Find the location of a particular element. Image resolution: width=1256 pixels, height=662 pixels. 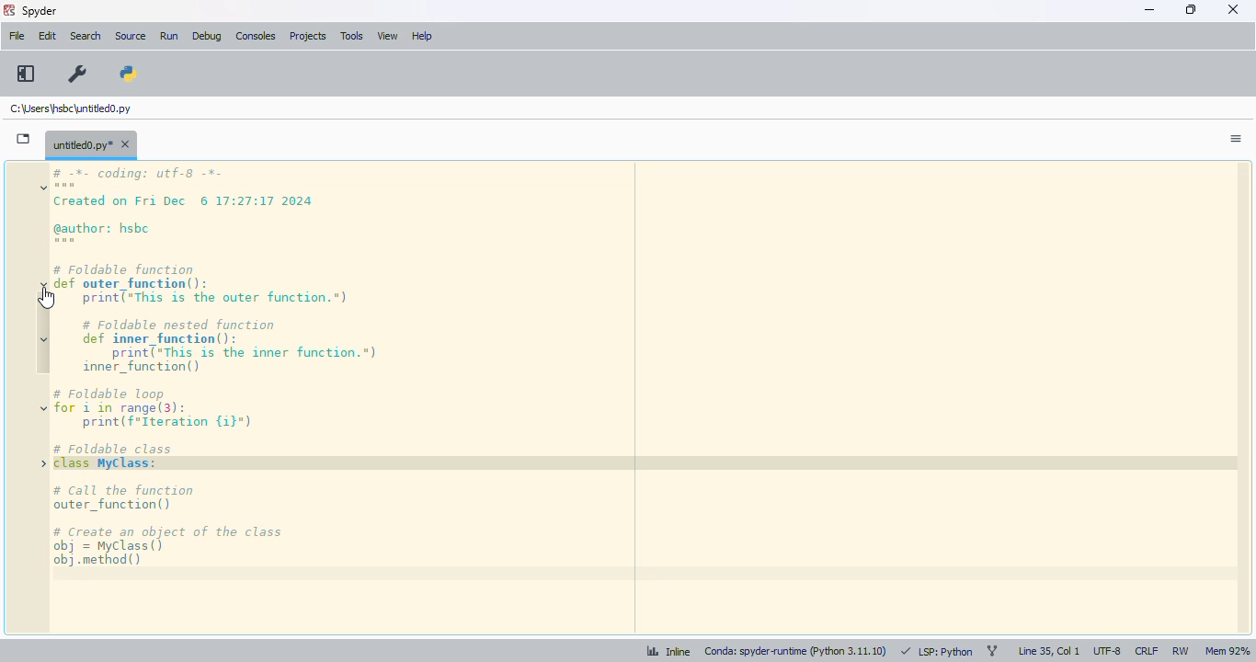

help is located at coordinates (422, 36).